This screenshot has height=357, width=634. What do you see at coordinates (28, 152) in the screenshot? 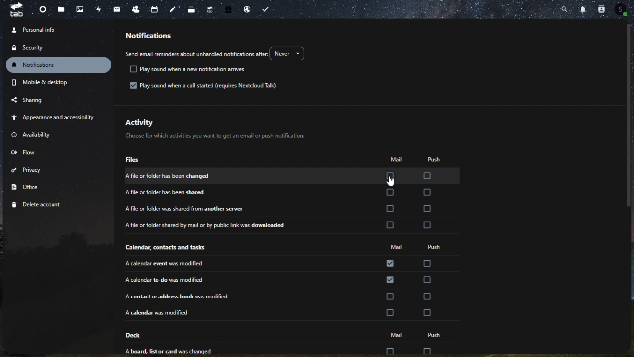
I see `flow` at bounding box center [28, 152].